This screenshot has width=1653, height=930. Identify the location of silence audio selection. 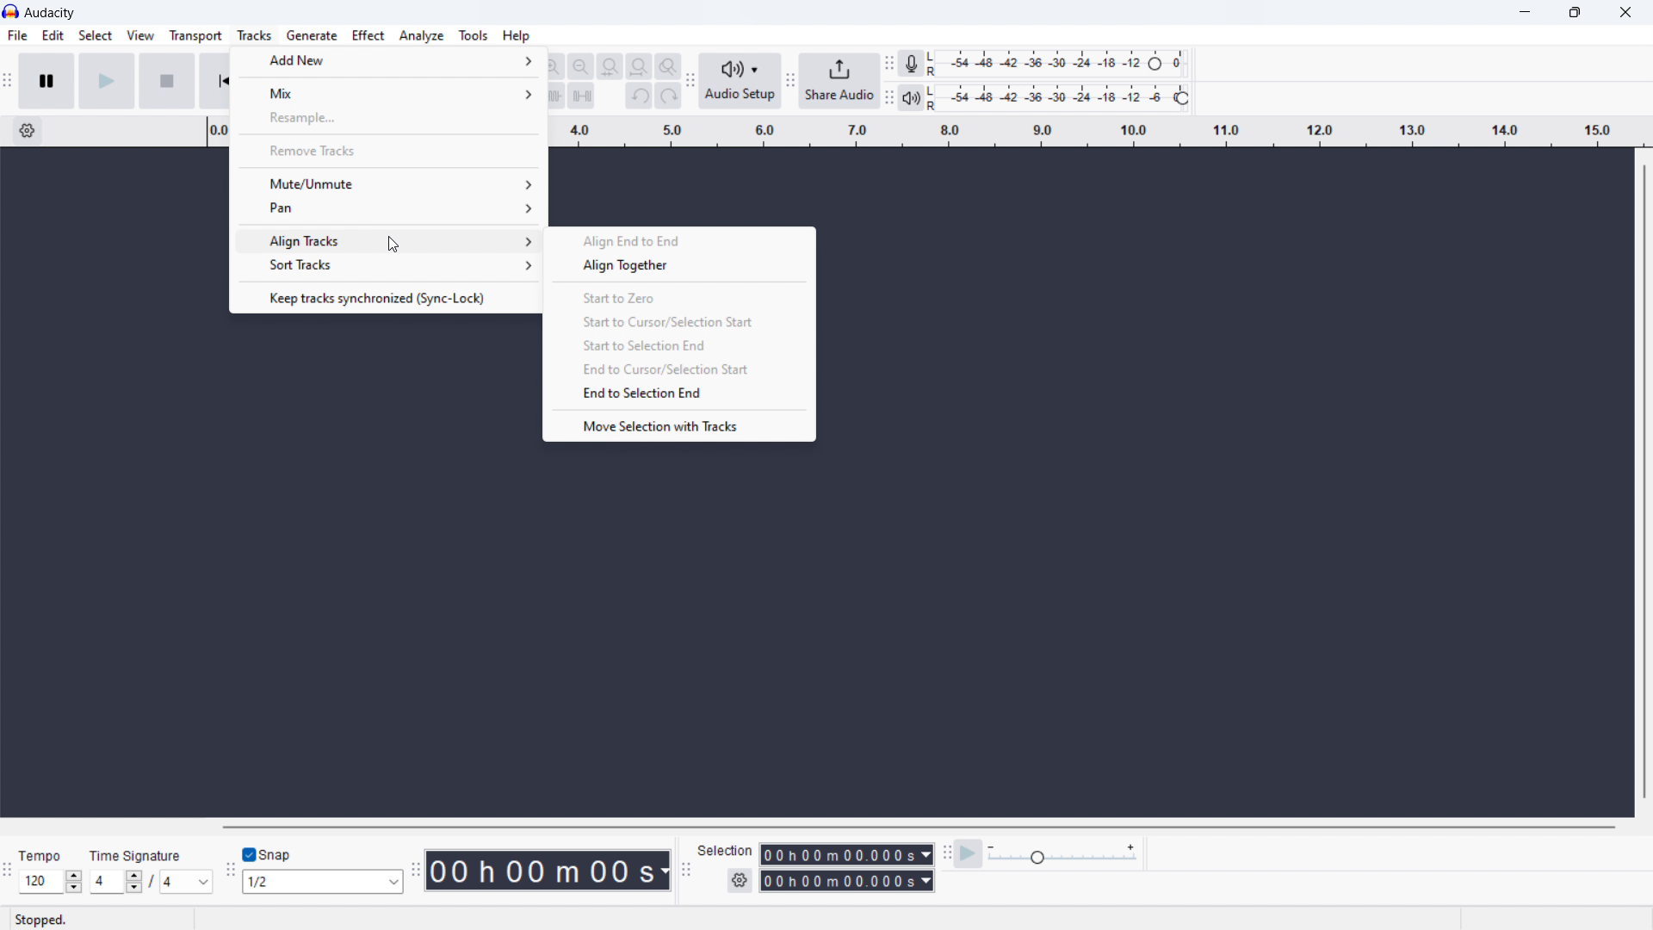
(581, 96).